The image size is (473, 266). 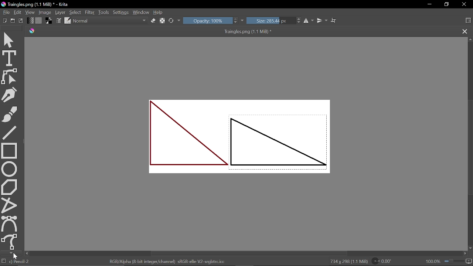 What do you see at coordinates (39, 21) in the screenshot?
I see `Fill pattern` at bounding box center [39, 21].